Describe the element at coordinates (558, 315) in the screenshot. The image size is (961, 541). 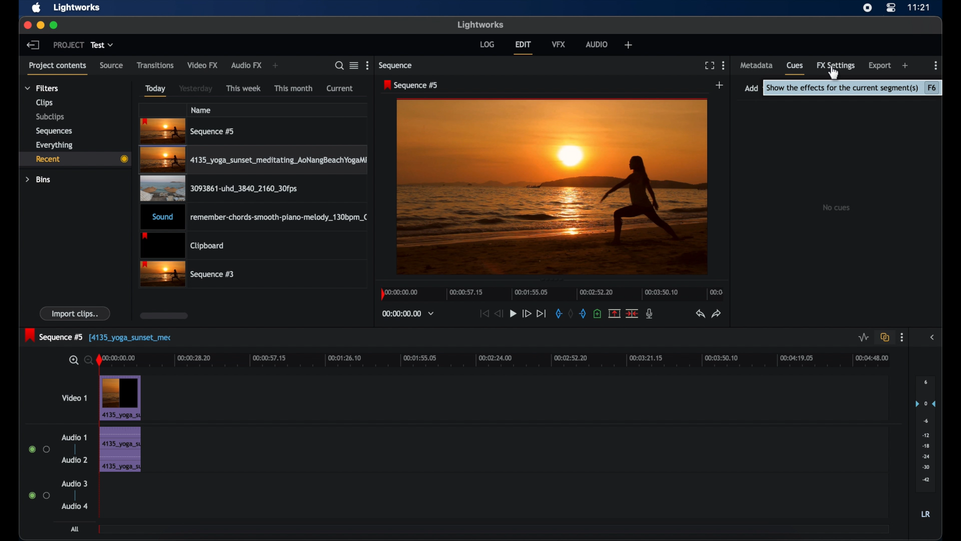
I see `in mark` at that location.